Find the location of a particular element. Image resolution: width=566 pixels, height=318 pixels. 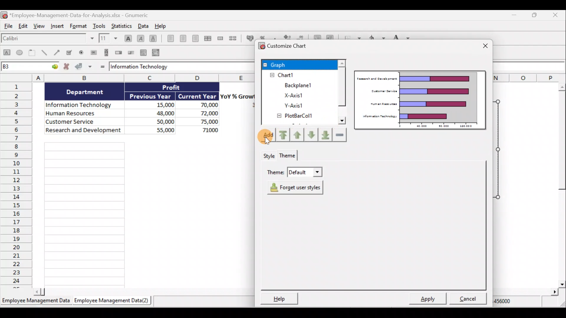

Enter formula is located at coordinates (102, 67).